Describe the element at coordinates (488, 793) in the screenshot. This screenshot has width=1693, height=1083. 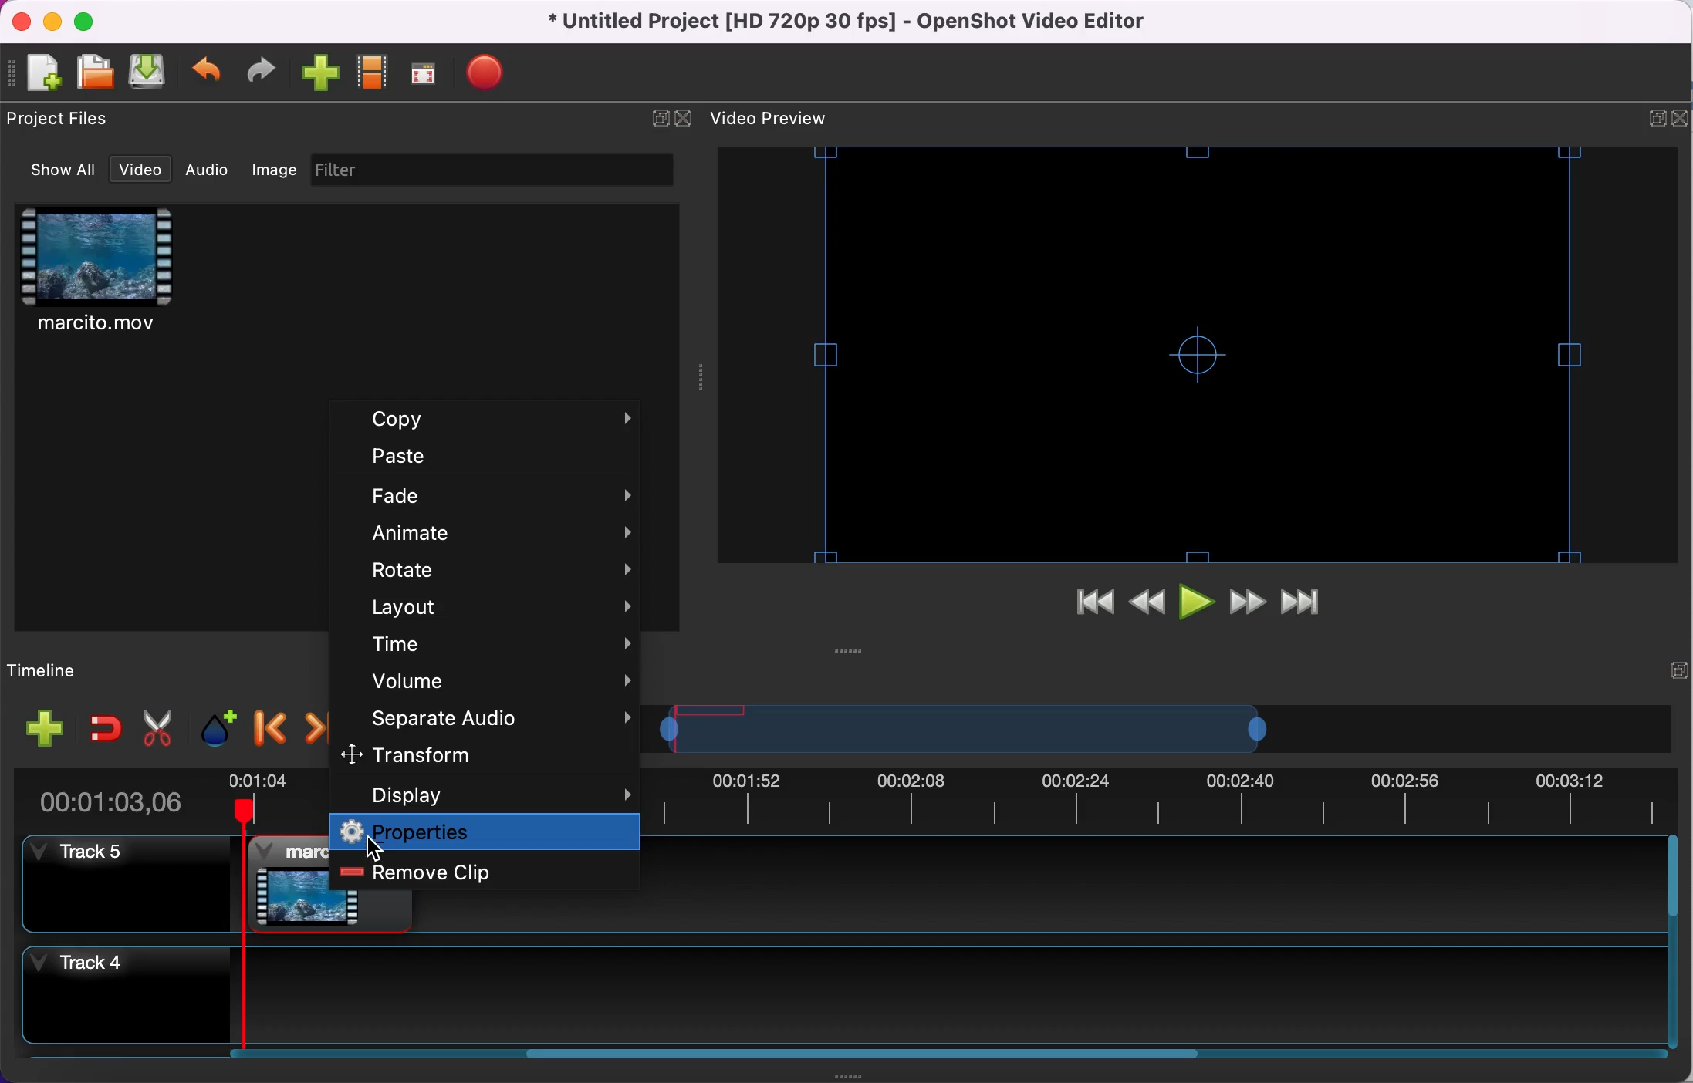
I see `display` at that location.